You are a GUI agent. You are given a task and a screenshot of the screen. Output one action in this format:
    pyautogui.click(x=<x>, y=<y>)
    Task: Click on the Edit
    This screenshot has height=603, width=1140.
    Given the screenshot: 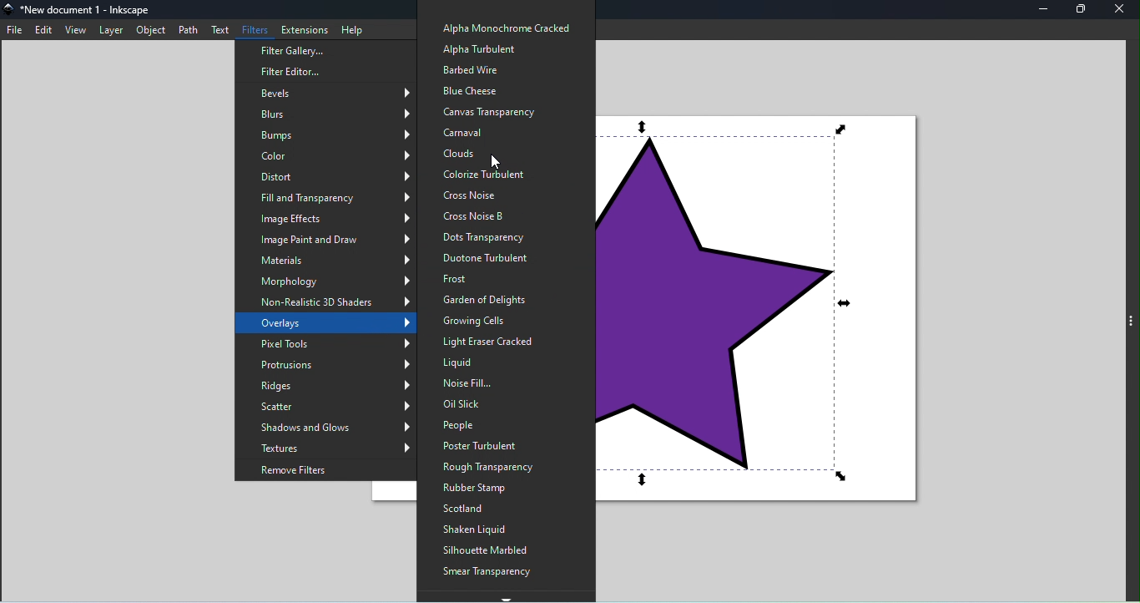 What is the action you would take?
    pyautogui.click(x=43, y=29)
    